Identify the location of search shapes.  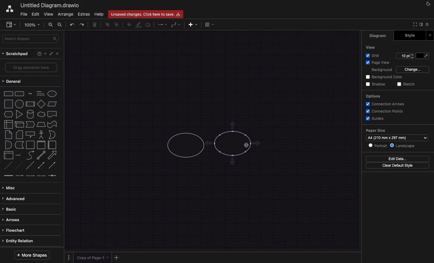
(31, 39).